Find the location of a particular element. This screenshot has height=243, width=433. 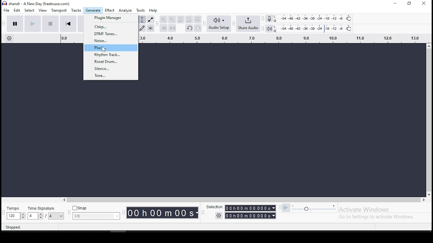

time signature is located at coordinates (46, 212).